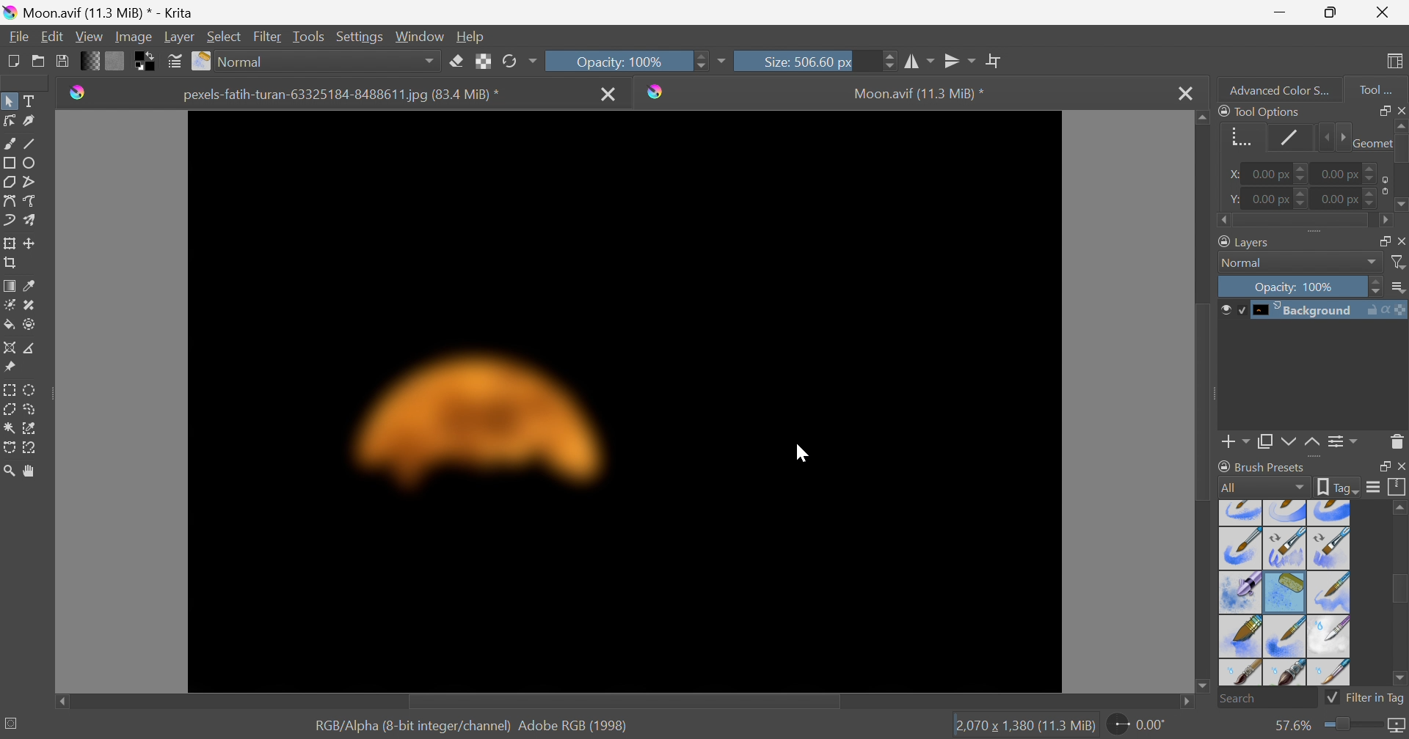 Image resolution: width=1409 pixels, height=739 pixels. I want to click on Moon.avif (11.3 MiB), so click(919, 95).